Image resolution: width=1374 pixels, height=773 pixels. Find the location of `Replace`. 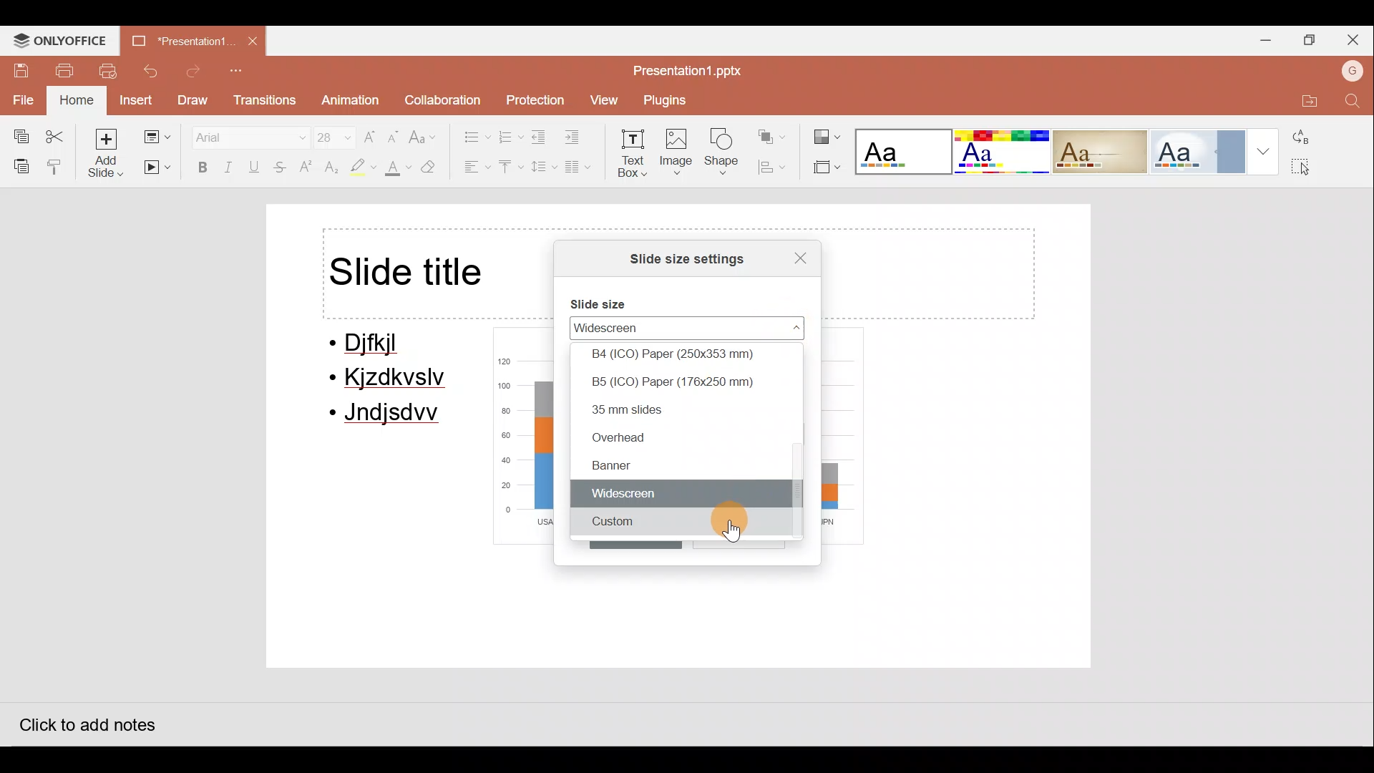

Replace is located at coordinates (1307, 137).